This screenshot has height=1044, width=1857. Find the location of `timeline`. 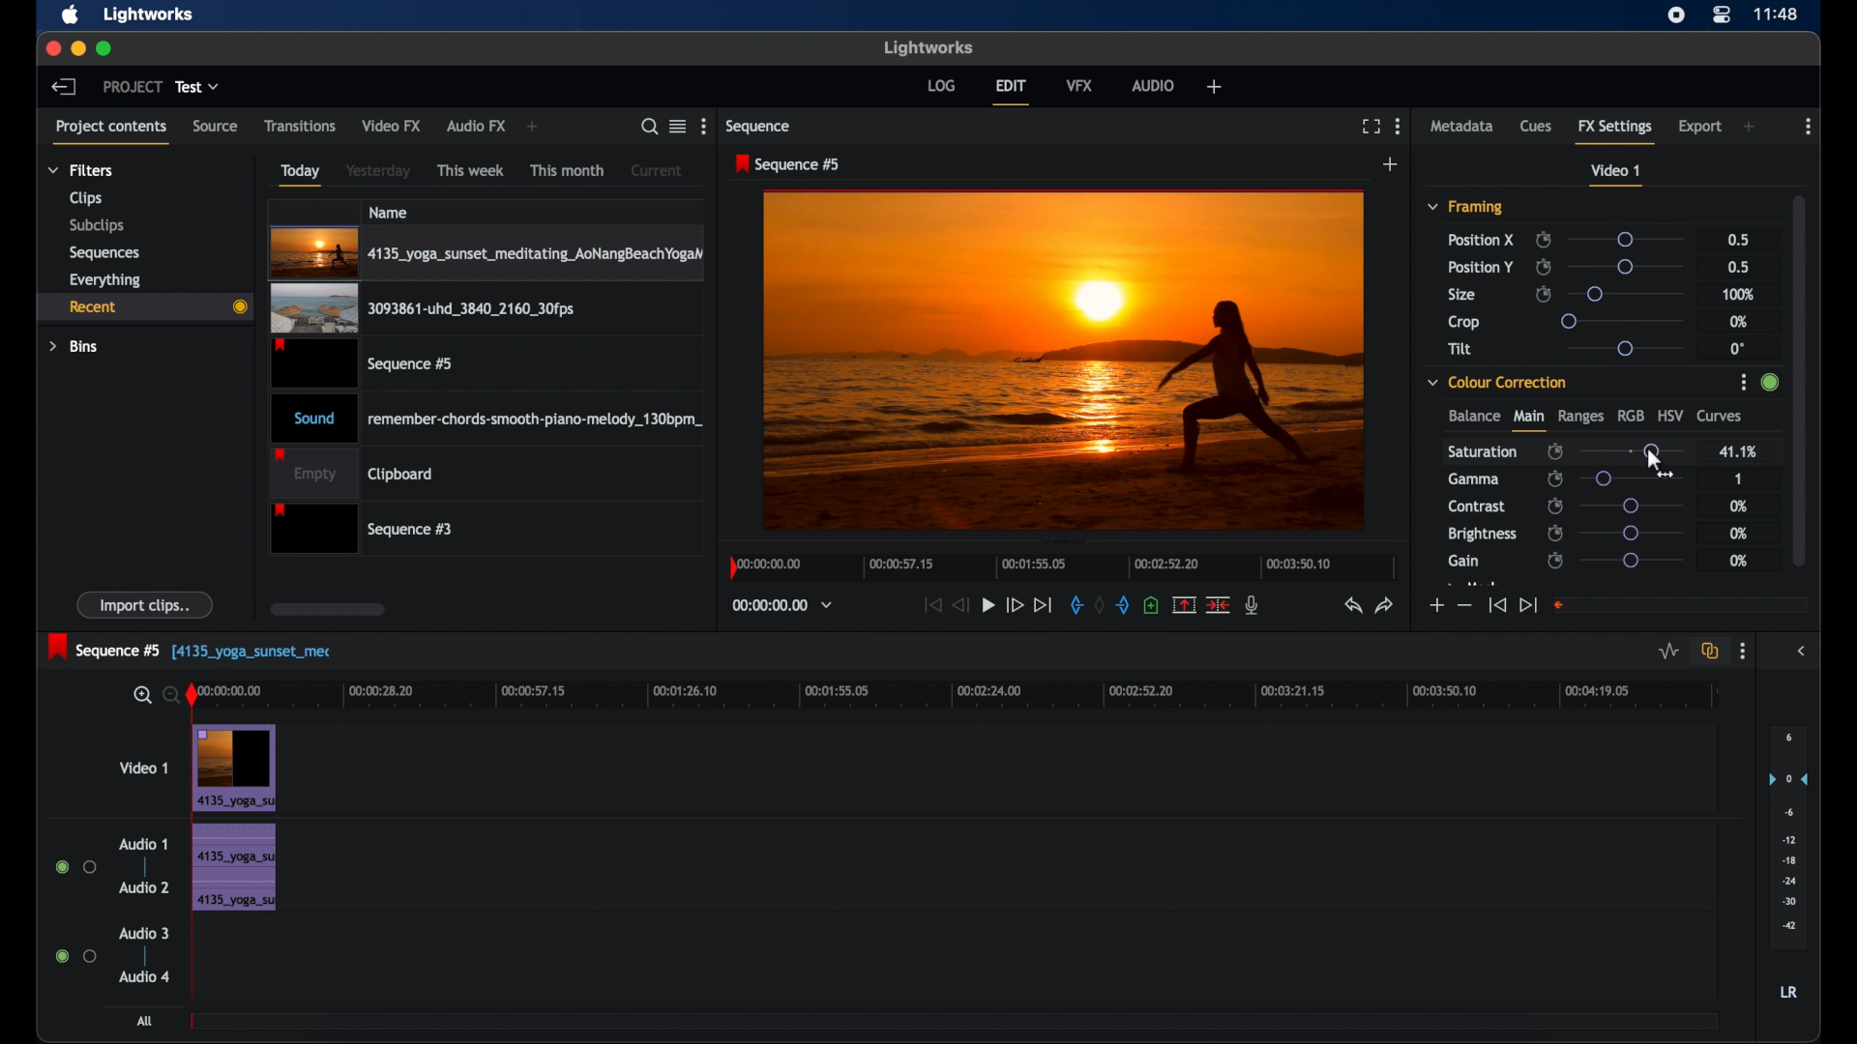

timeline is located at coordinates (1058, 571).